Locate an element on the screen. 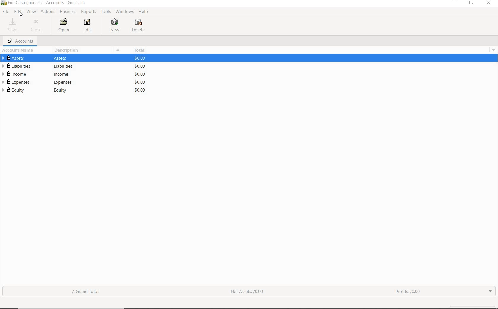   is located at coordinates (63, 91).